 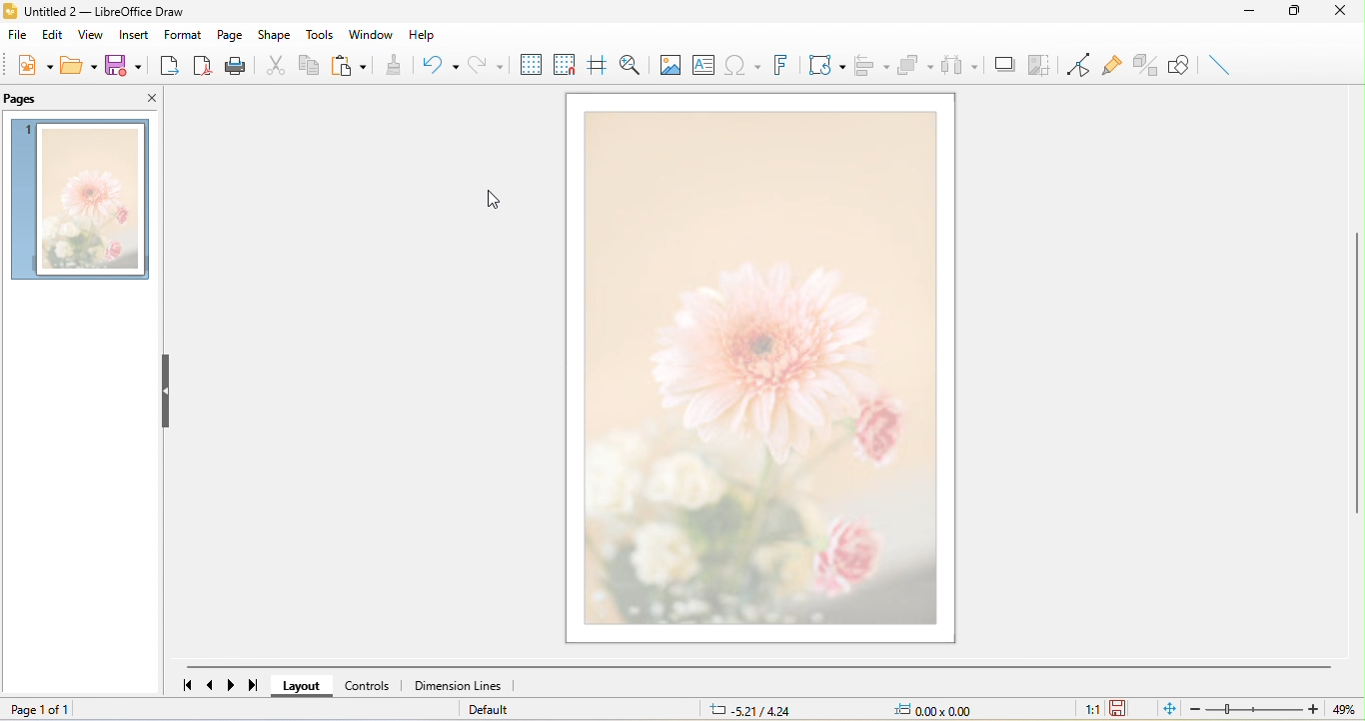 What do you see at coordinates (235, 65) in the screenshot?
I see `print` at bounding box center [235, 65].